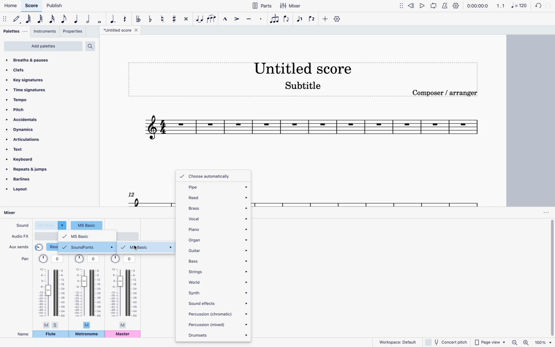  I want to click on move, so click(5, 19).